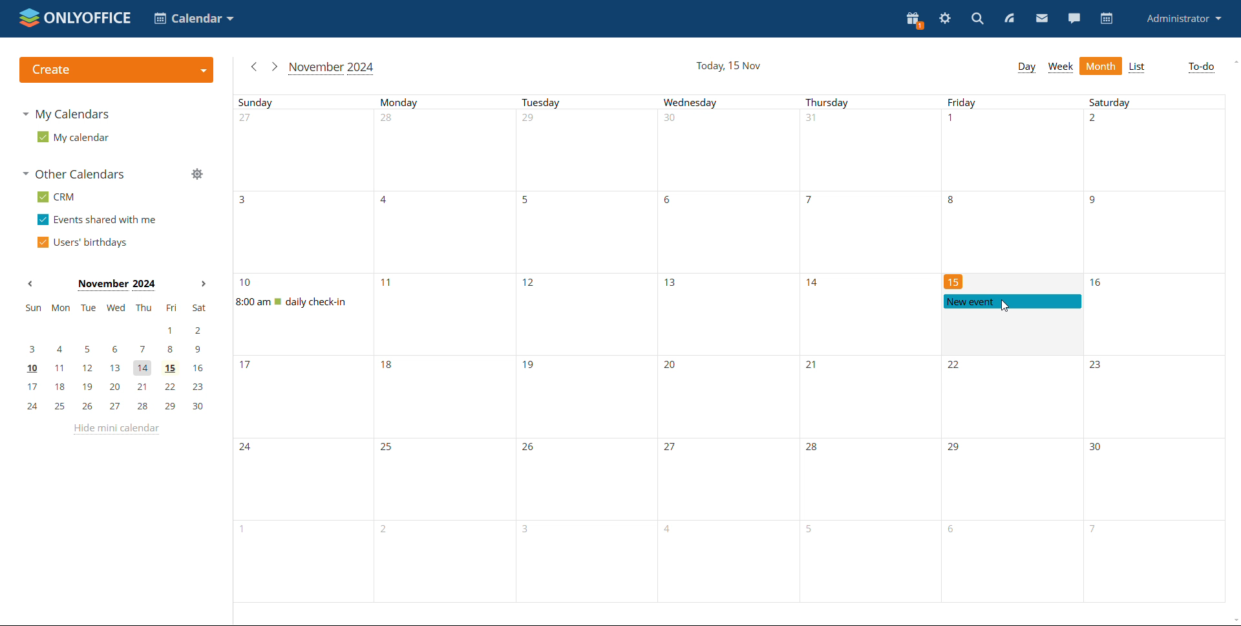 Image resolution: width=1241 pixels, height=626 pixels. What do you see at coordinates (1094, 448) in the screenshot?
I see `Number` at bounding box center [1094, 448].